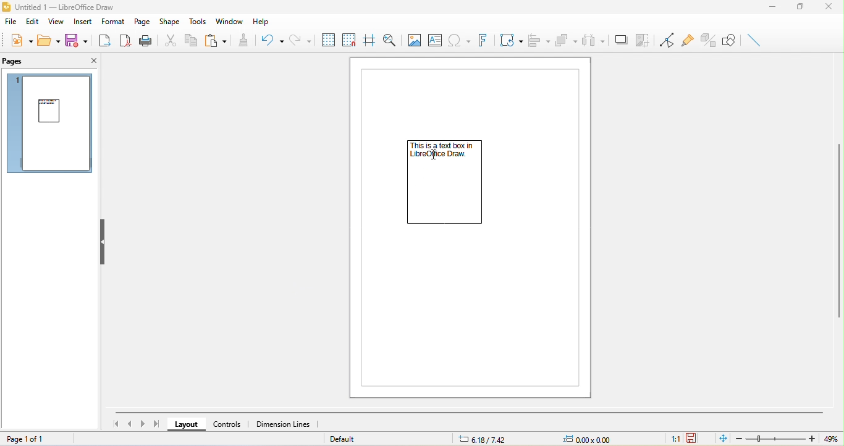 This screenshot has width=844, height=446. What do you see at coordinates (440, 183) in the screenshot?
I see `text box ` at bounding box center [440, 183].